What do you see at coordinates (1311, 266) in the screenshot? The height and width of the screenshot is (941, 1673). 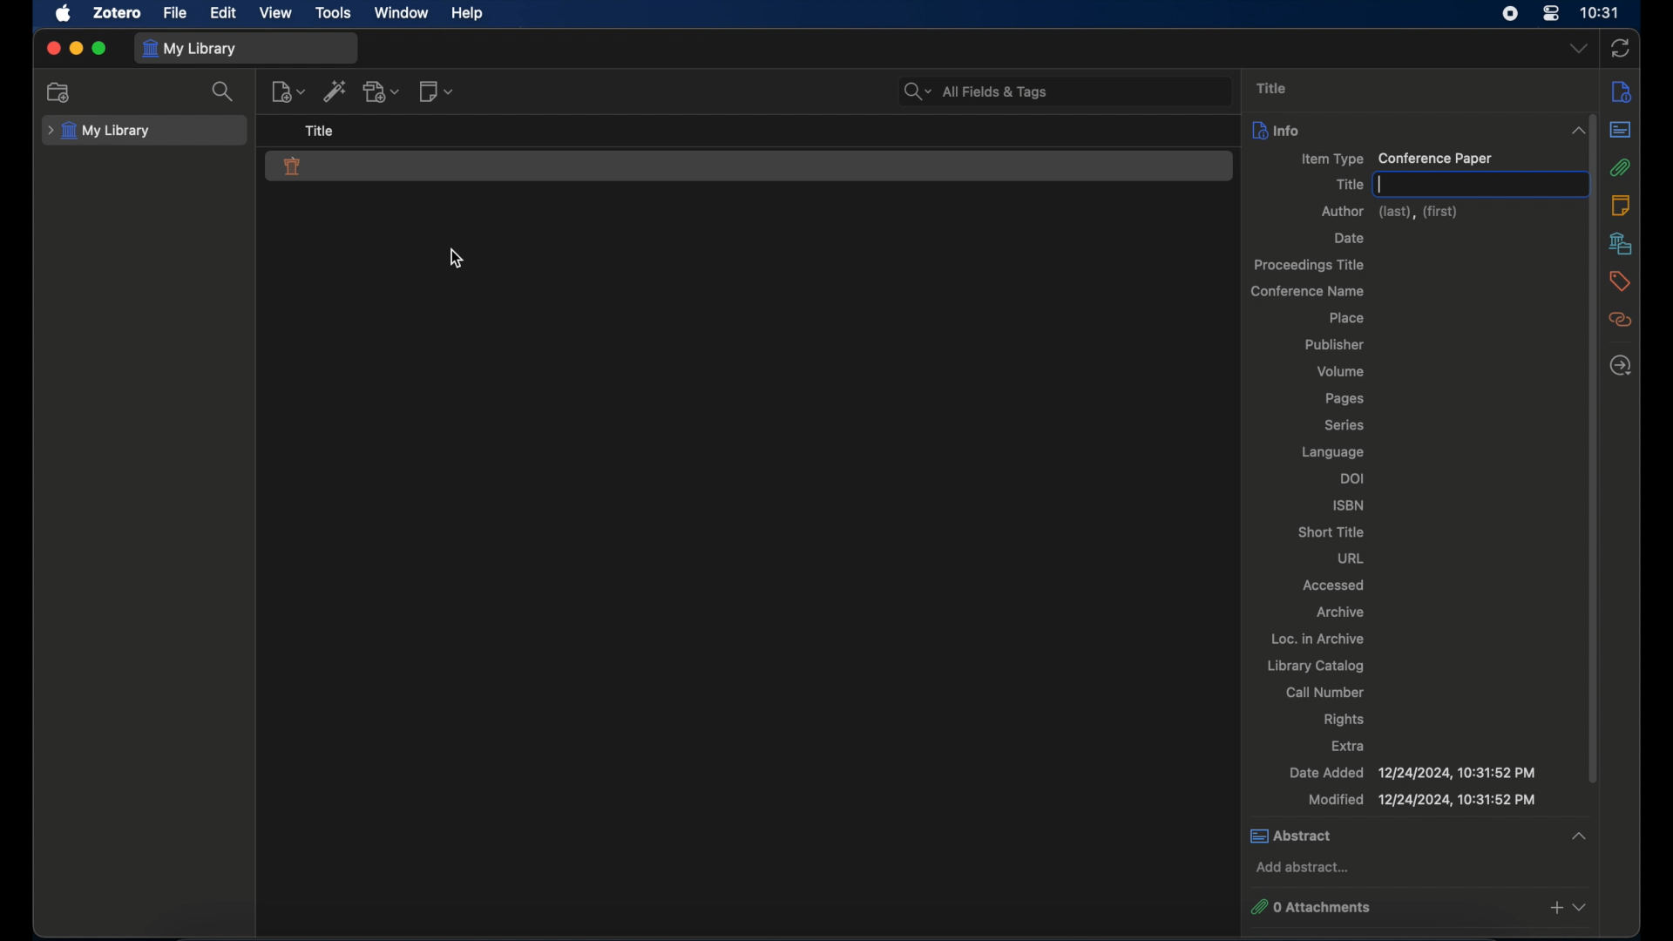 I see `proceedings title` at bounding box center [1311, 266].